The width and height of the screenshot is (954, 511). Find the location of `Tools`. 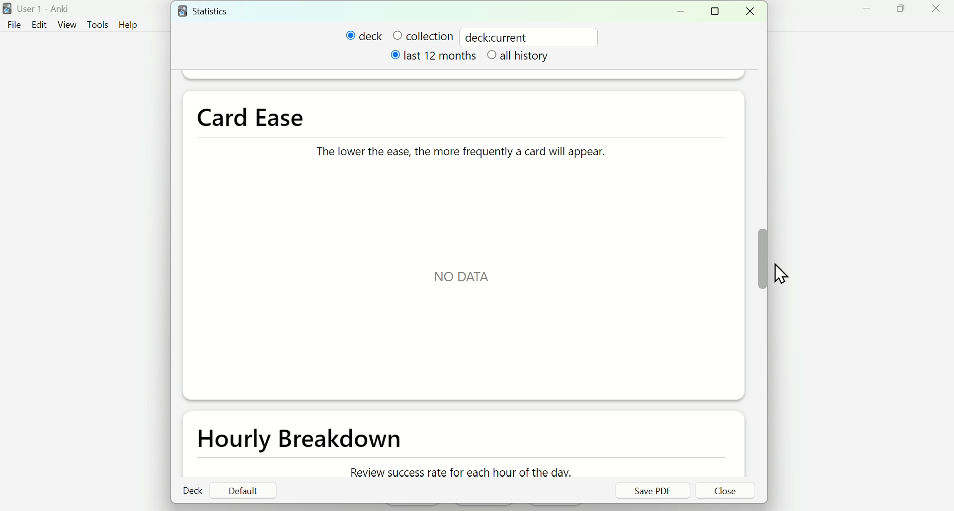

Tools is located at coordinates (95, 23).